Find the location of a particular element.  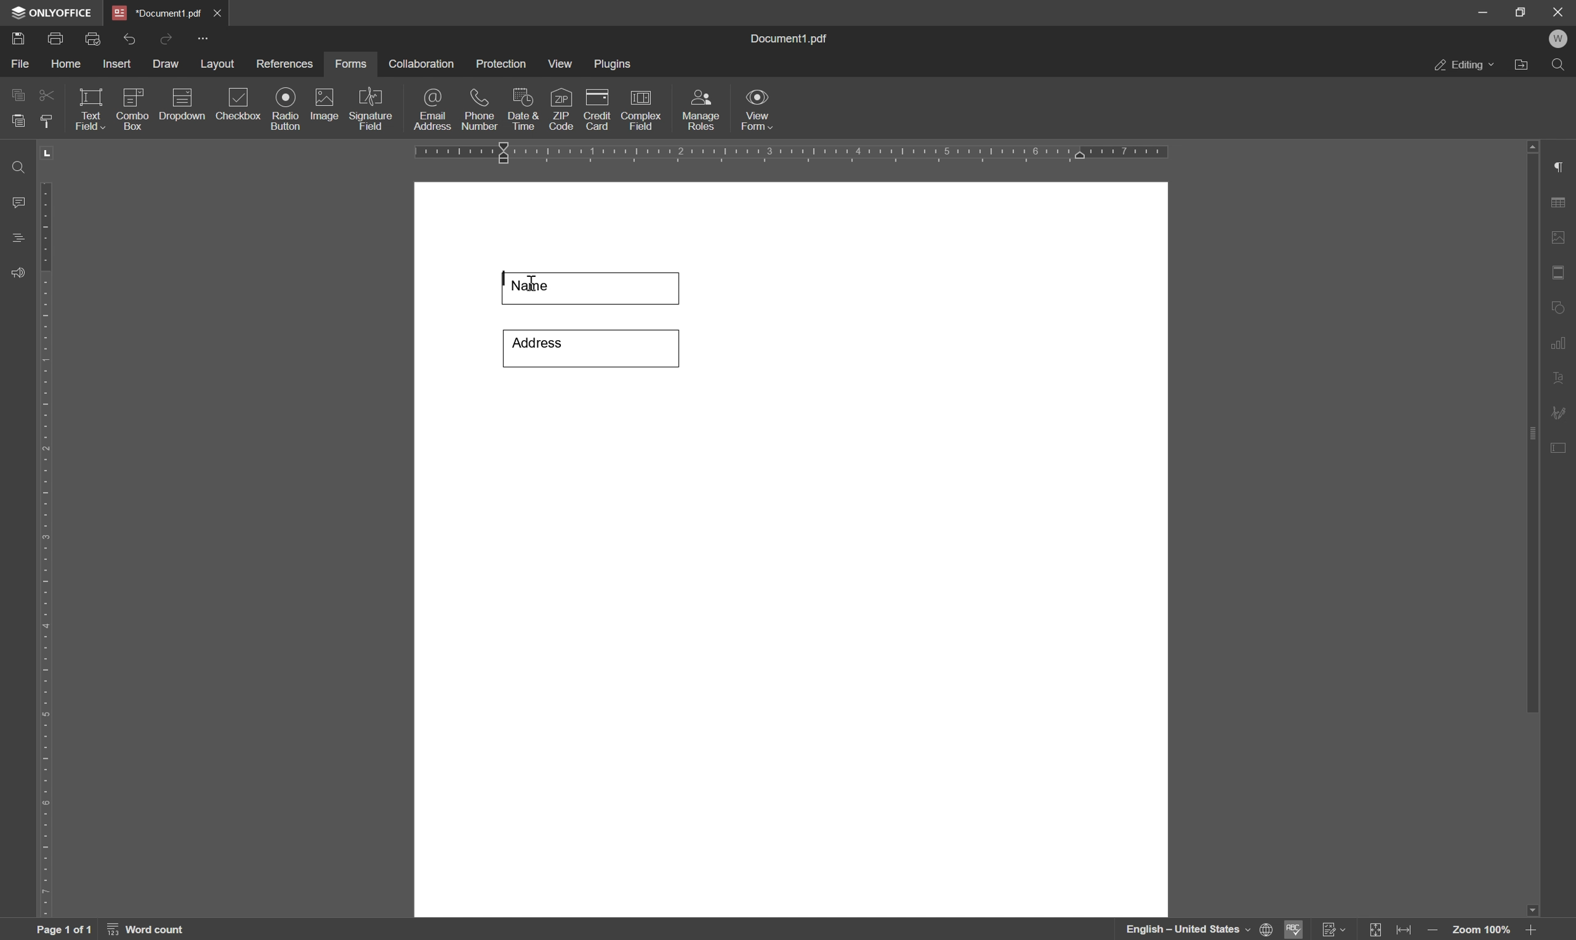

header & footer is located at coordinates (1560, 274).